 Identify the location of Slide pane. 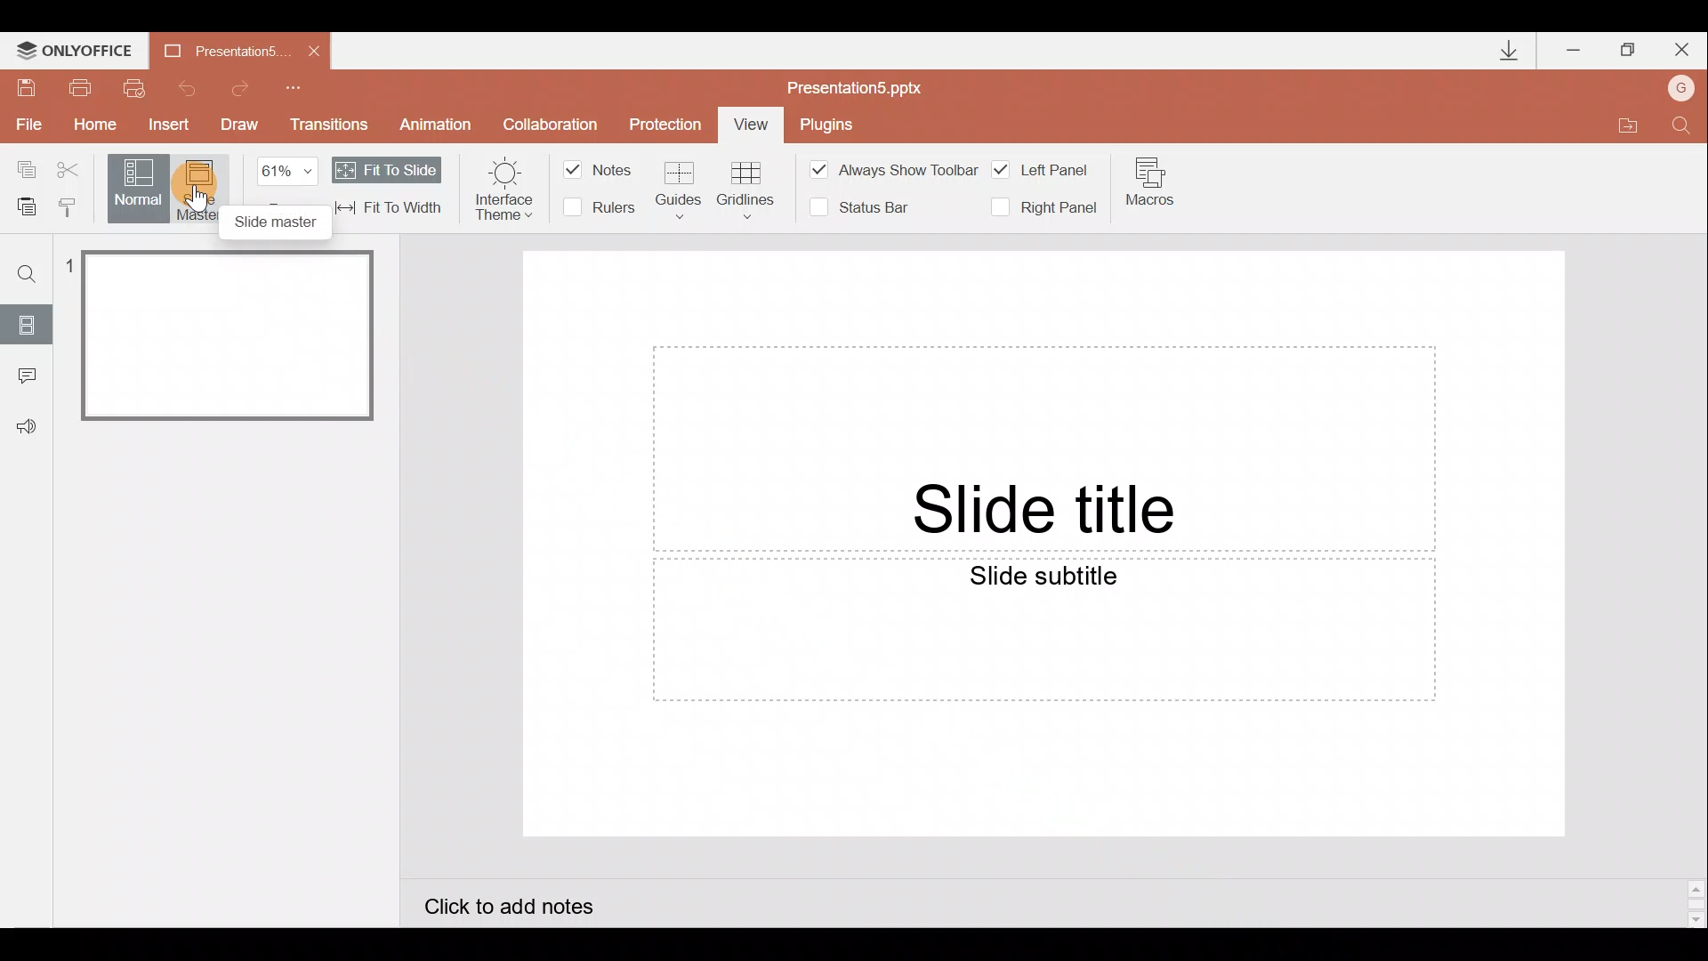
(222, 573).